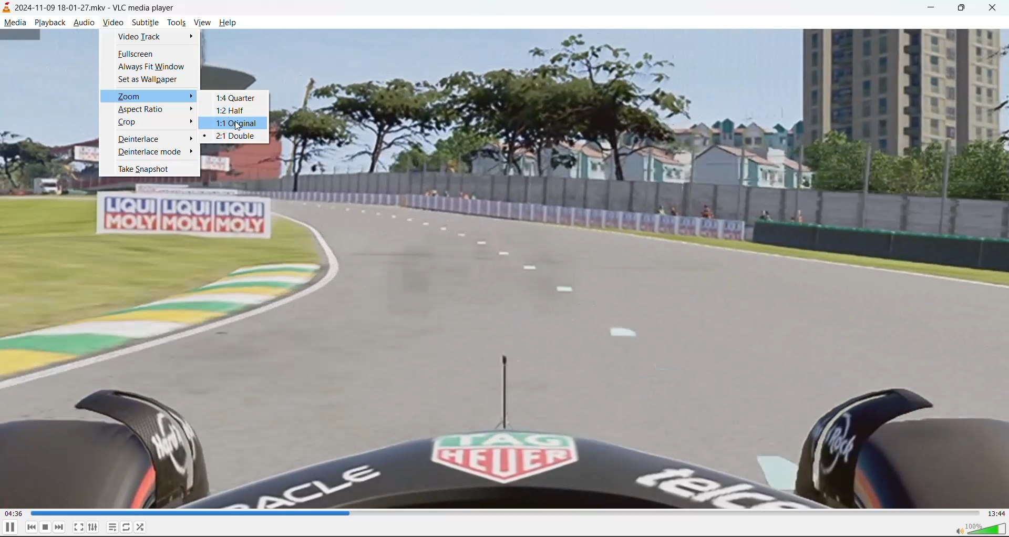  What do you see at coordinates (138, 55) in the screenshot?
I see `fullscreen` at bounding box center [138, 55].